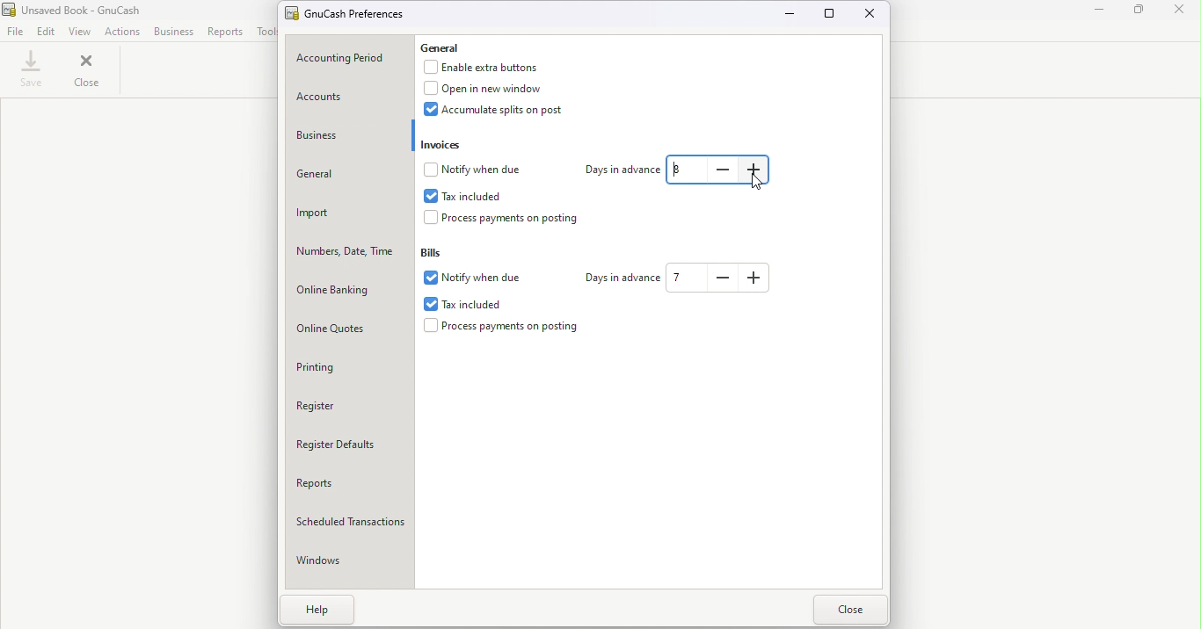  What do you see at coordinates (620, 277) in the screenshot?
I see `Days in advance` at bounding box center [620, 277].